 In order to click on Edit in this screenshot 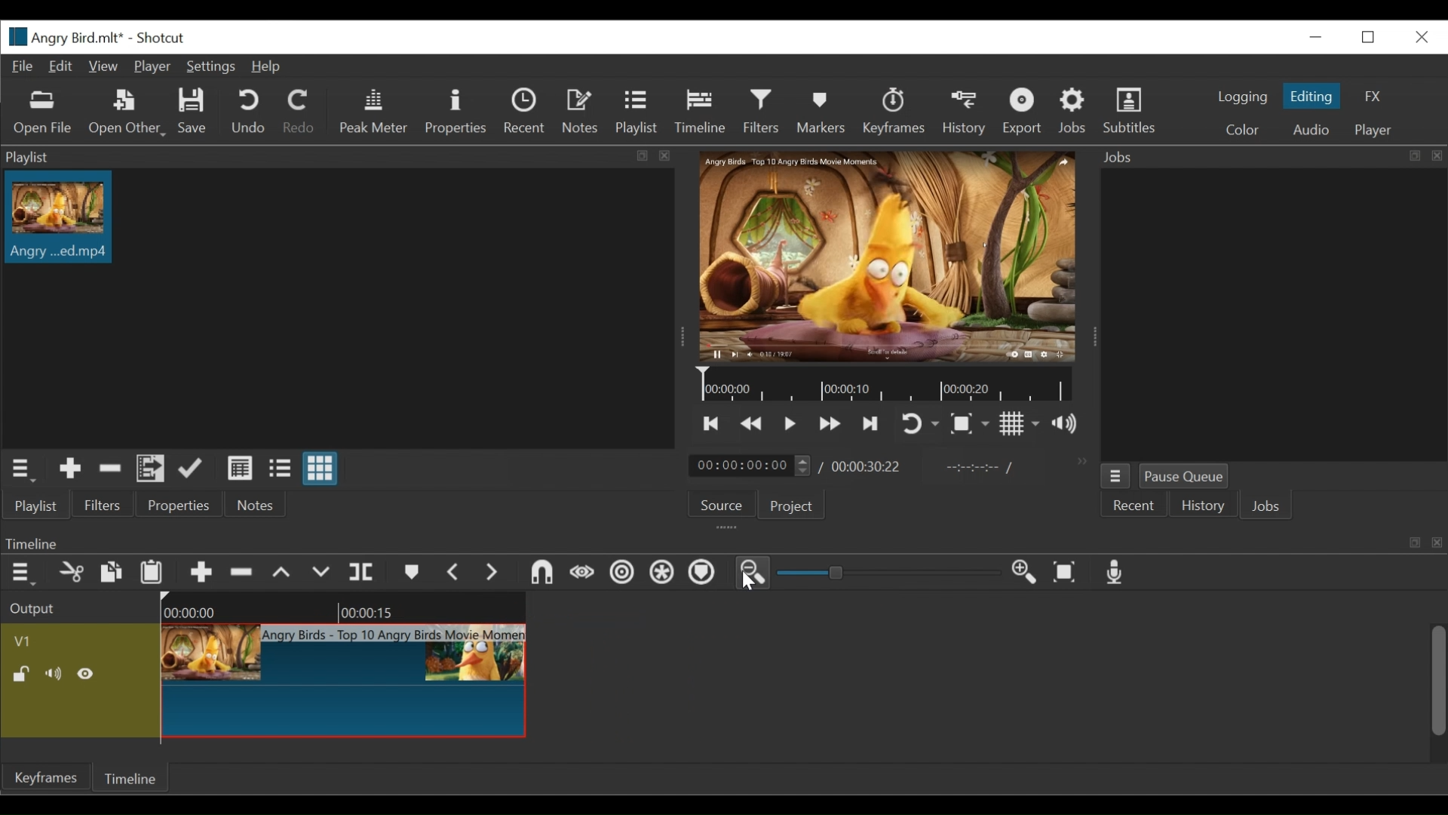, I will do `click(61, 66)`.